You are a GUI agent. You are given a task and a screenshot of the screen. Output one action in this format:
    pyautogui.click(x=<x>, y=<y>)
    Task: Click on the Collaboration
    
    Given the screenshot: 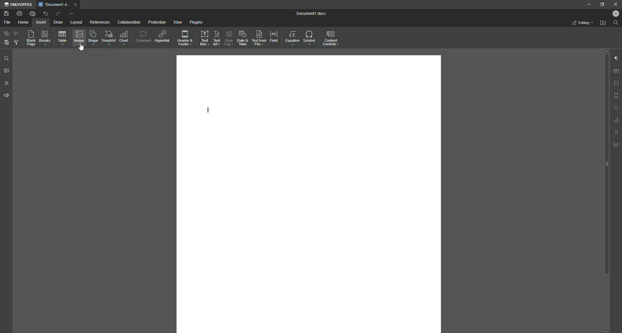 What is the action you would take?
    pyautogui.click(x=127, y=23)
    